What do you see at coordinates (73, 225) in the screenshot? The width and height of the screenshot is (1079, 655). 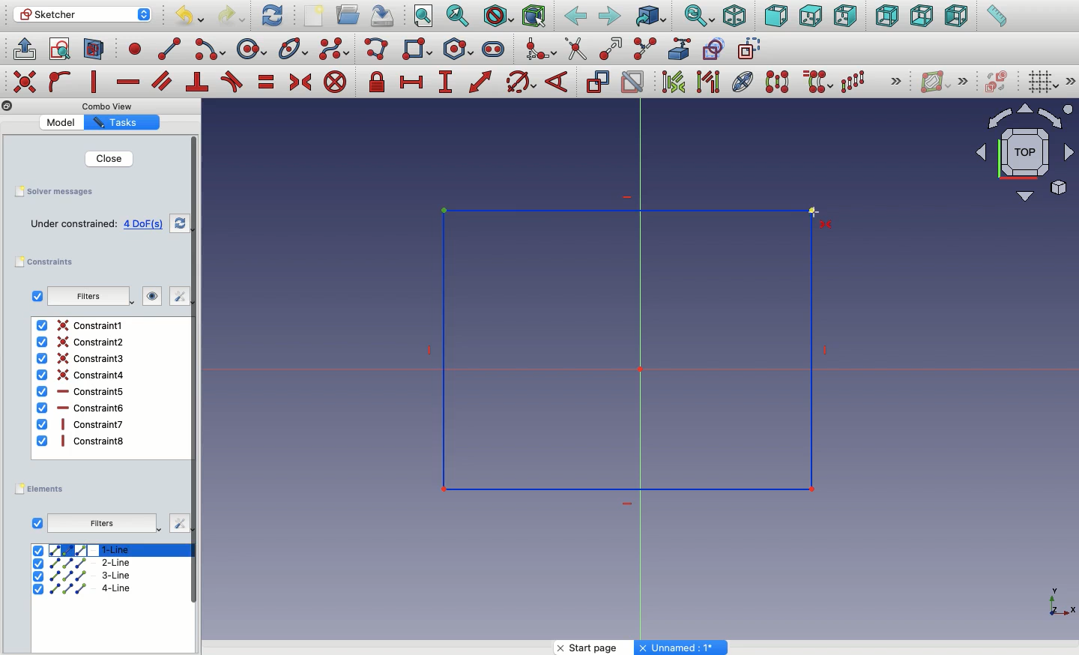 I see `Under constrained:` at bounding box center [73, 225].